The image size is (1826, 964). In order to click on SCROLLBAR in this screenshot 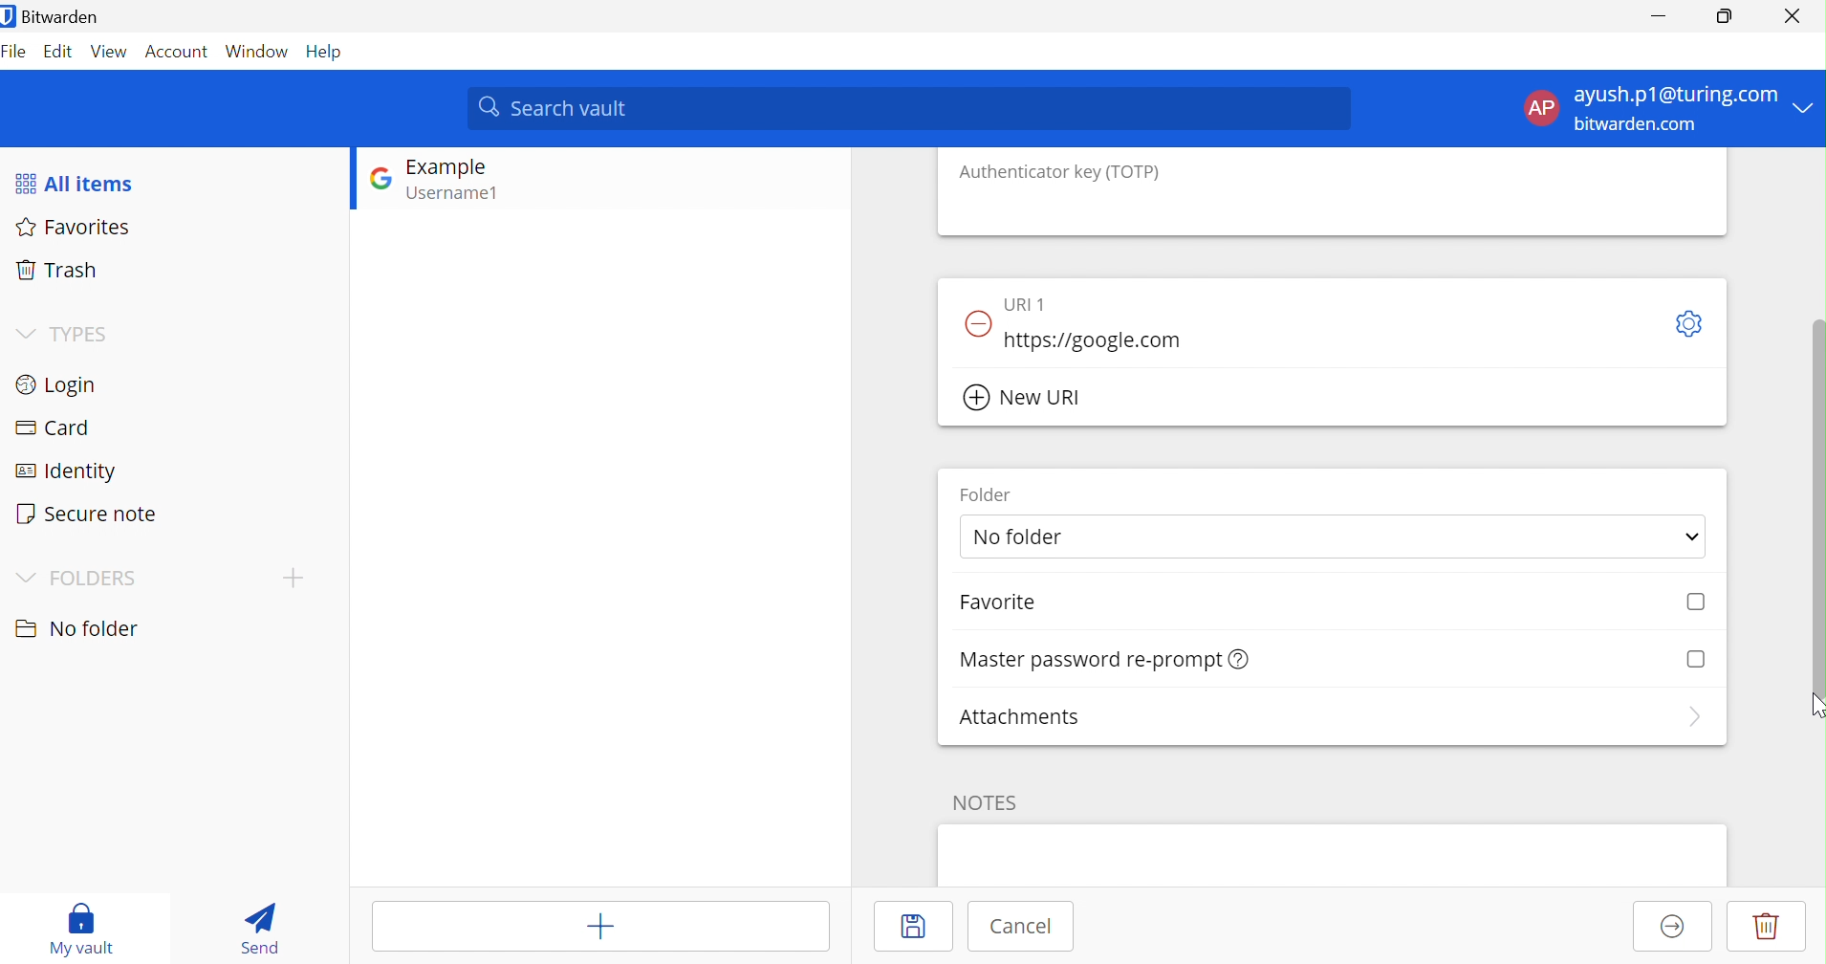, I will do `click(1815, 487)`.